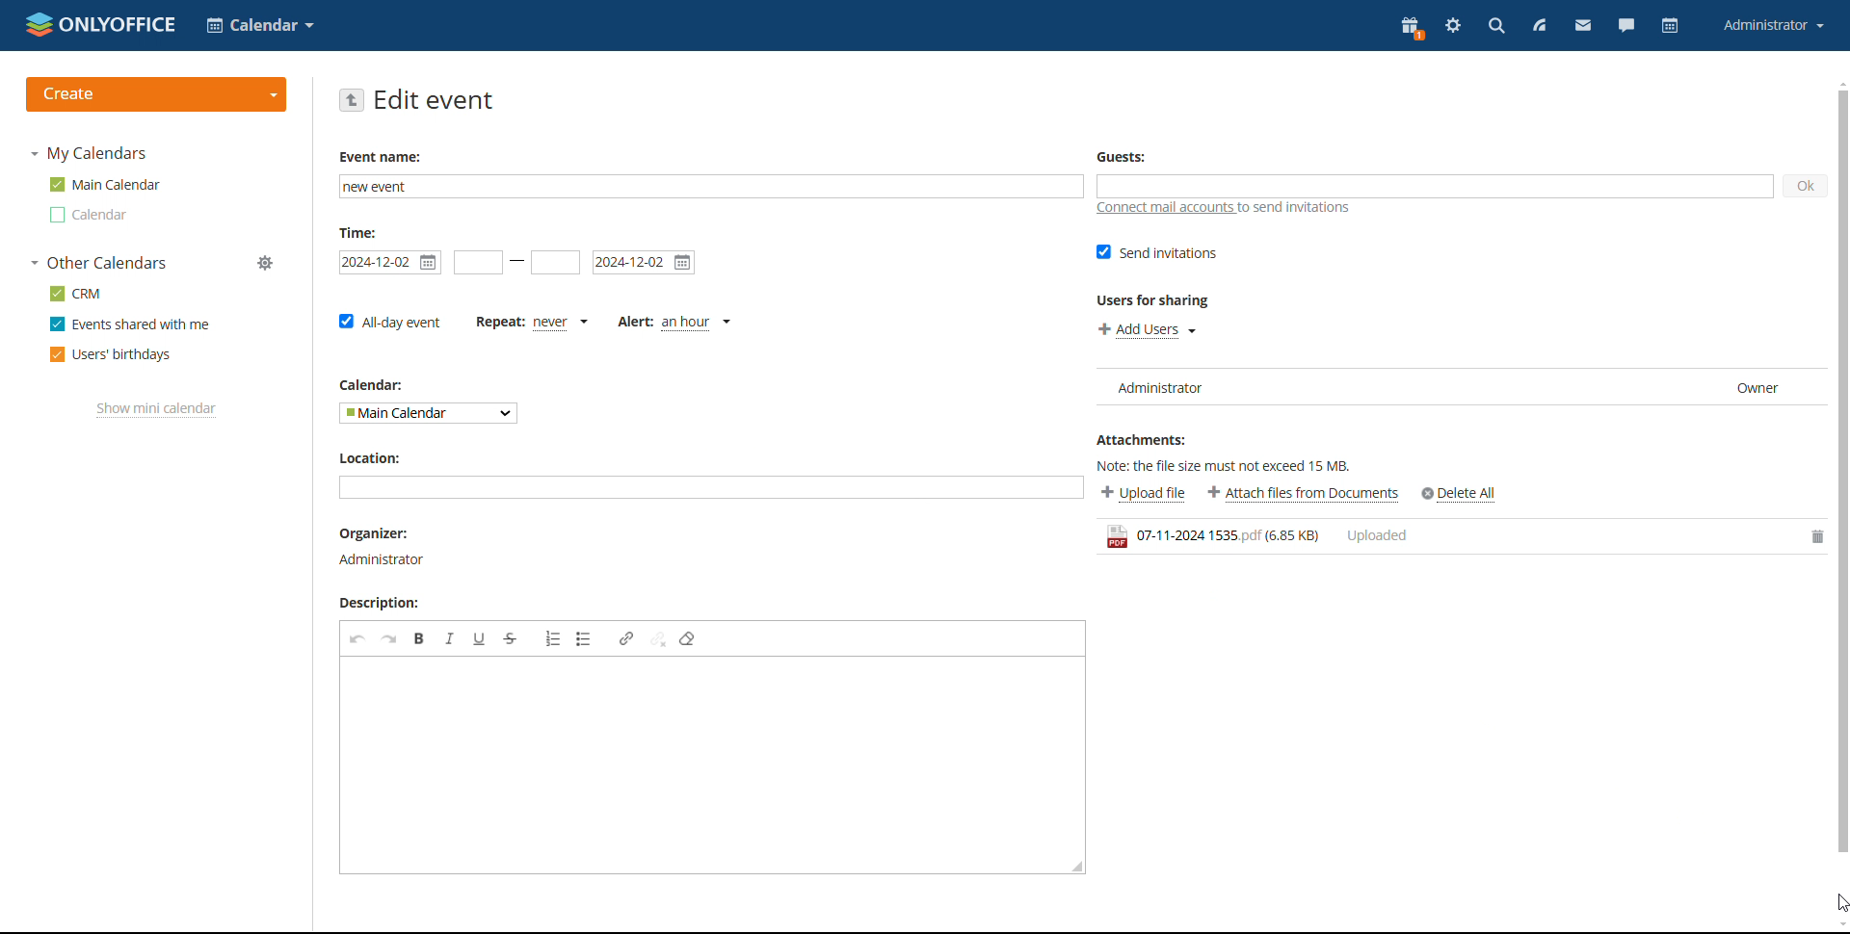 The height and width of the screenshot is (934, 1850). What do you see at coordinates (510, 639) in the screenshot?
I see `strikethrough` at bounding box center [510, 639].